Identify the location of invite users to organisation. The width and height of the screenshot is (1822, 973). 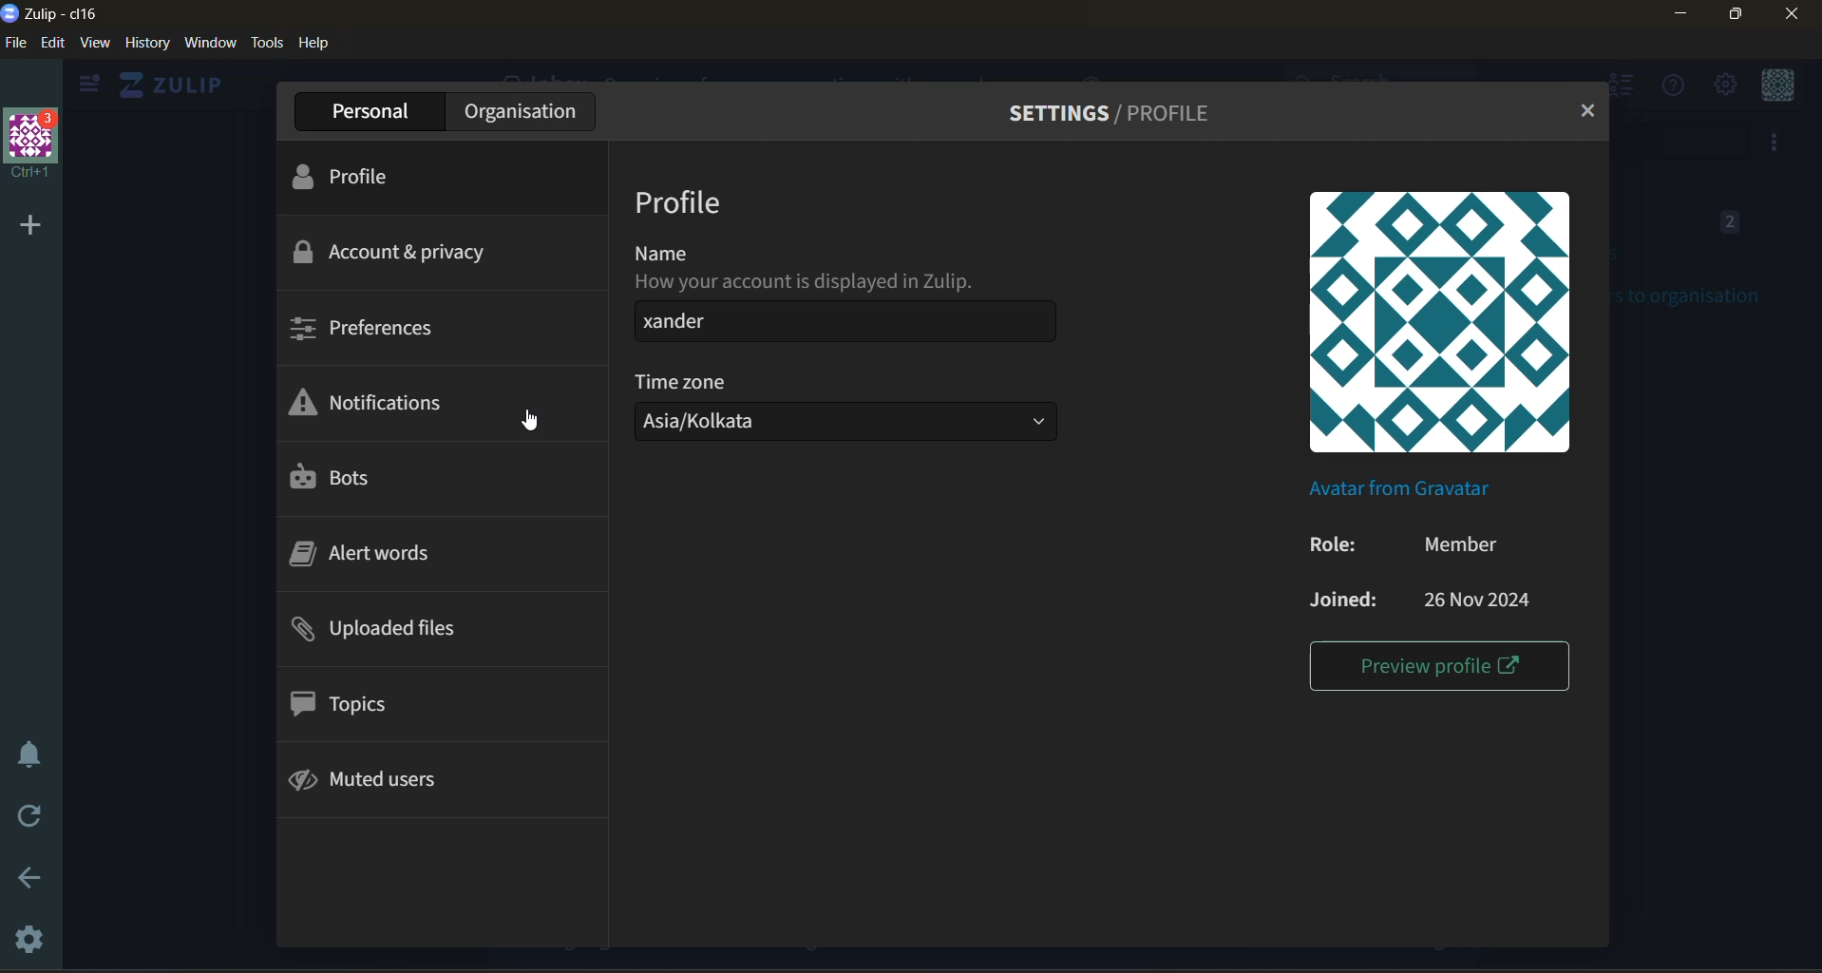
(1775, 143).